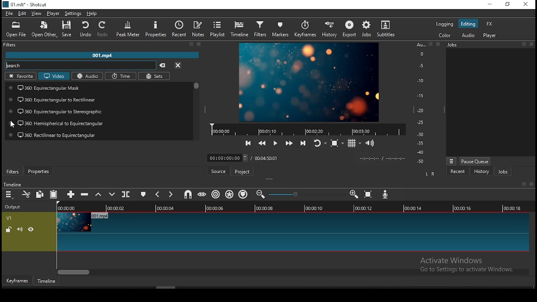 This screenshot has height=302, width=537. Describe the element at coordinates (15, 172) in the screenshot. I see `filters` at that location.